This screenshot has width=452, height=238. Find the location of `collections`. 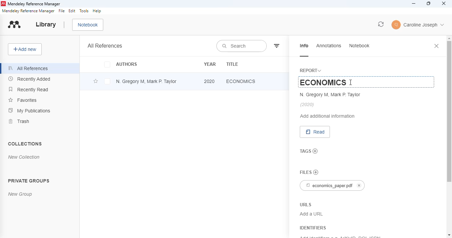

collections is located at coordinates (25, 143).